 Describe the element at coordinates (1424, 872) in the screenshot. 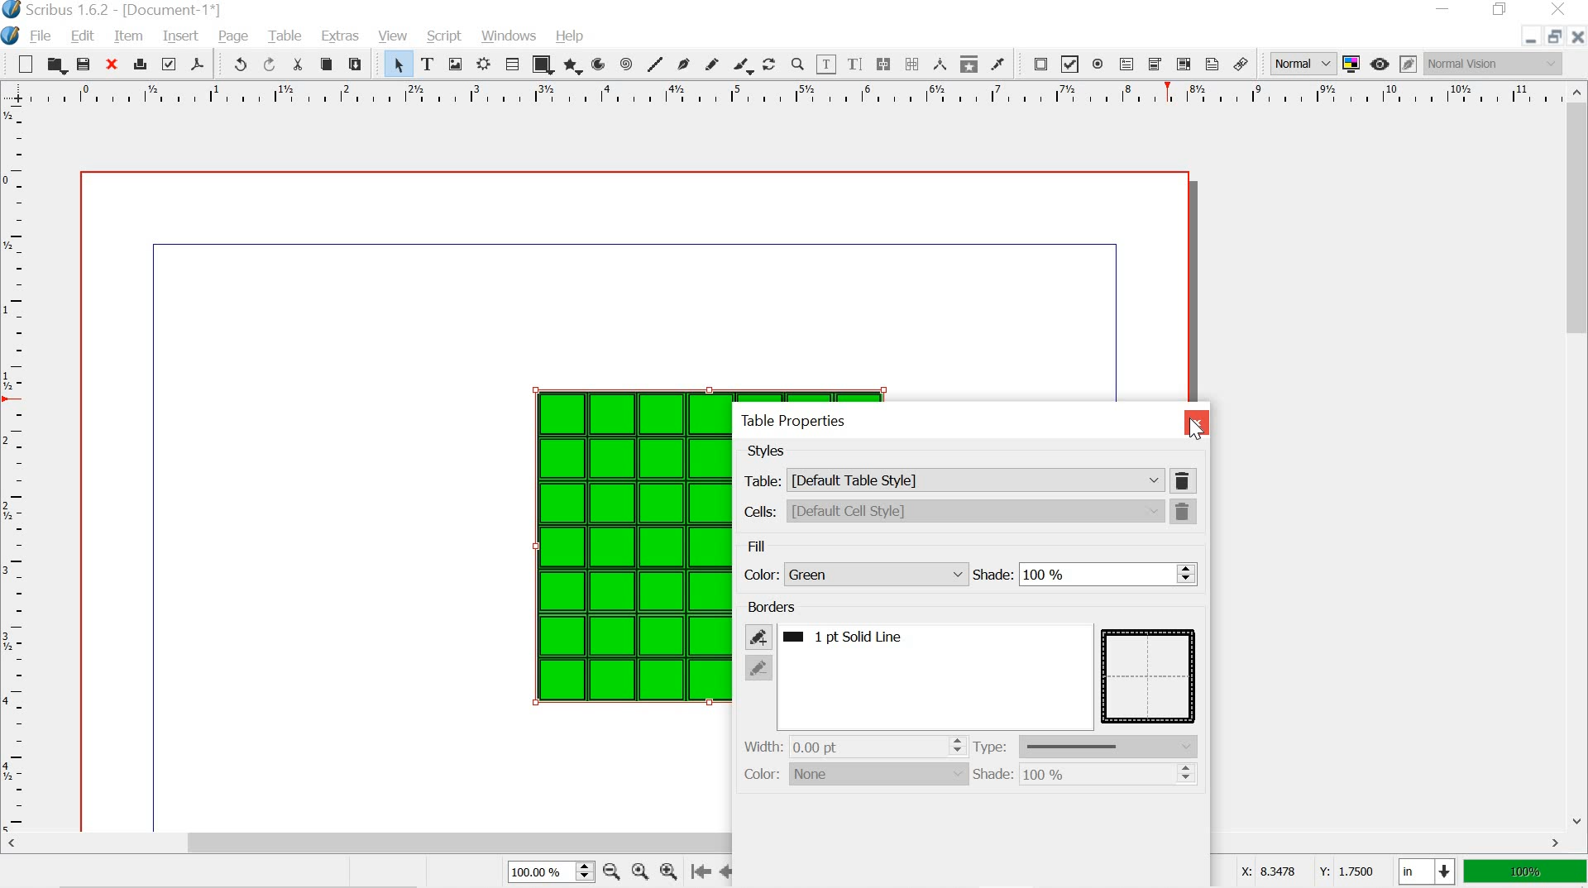

I see `in` at that location.